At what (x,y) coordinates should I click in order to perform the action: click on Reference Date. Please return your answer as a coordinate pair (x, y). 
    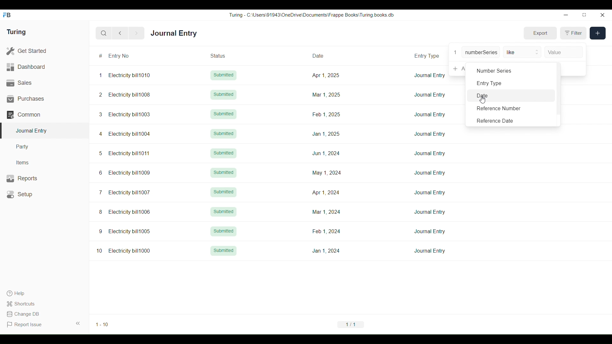
    Looking at the image, I should click on (511, 120).